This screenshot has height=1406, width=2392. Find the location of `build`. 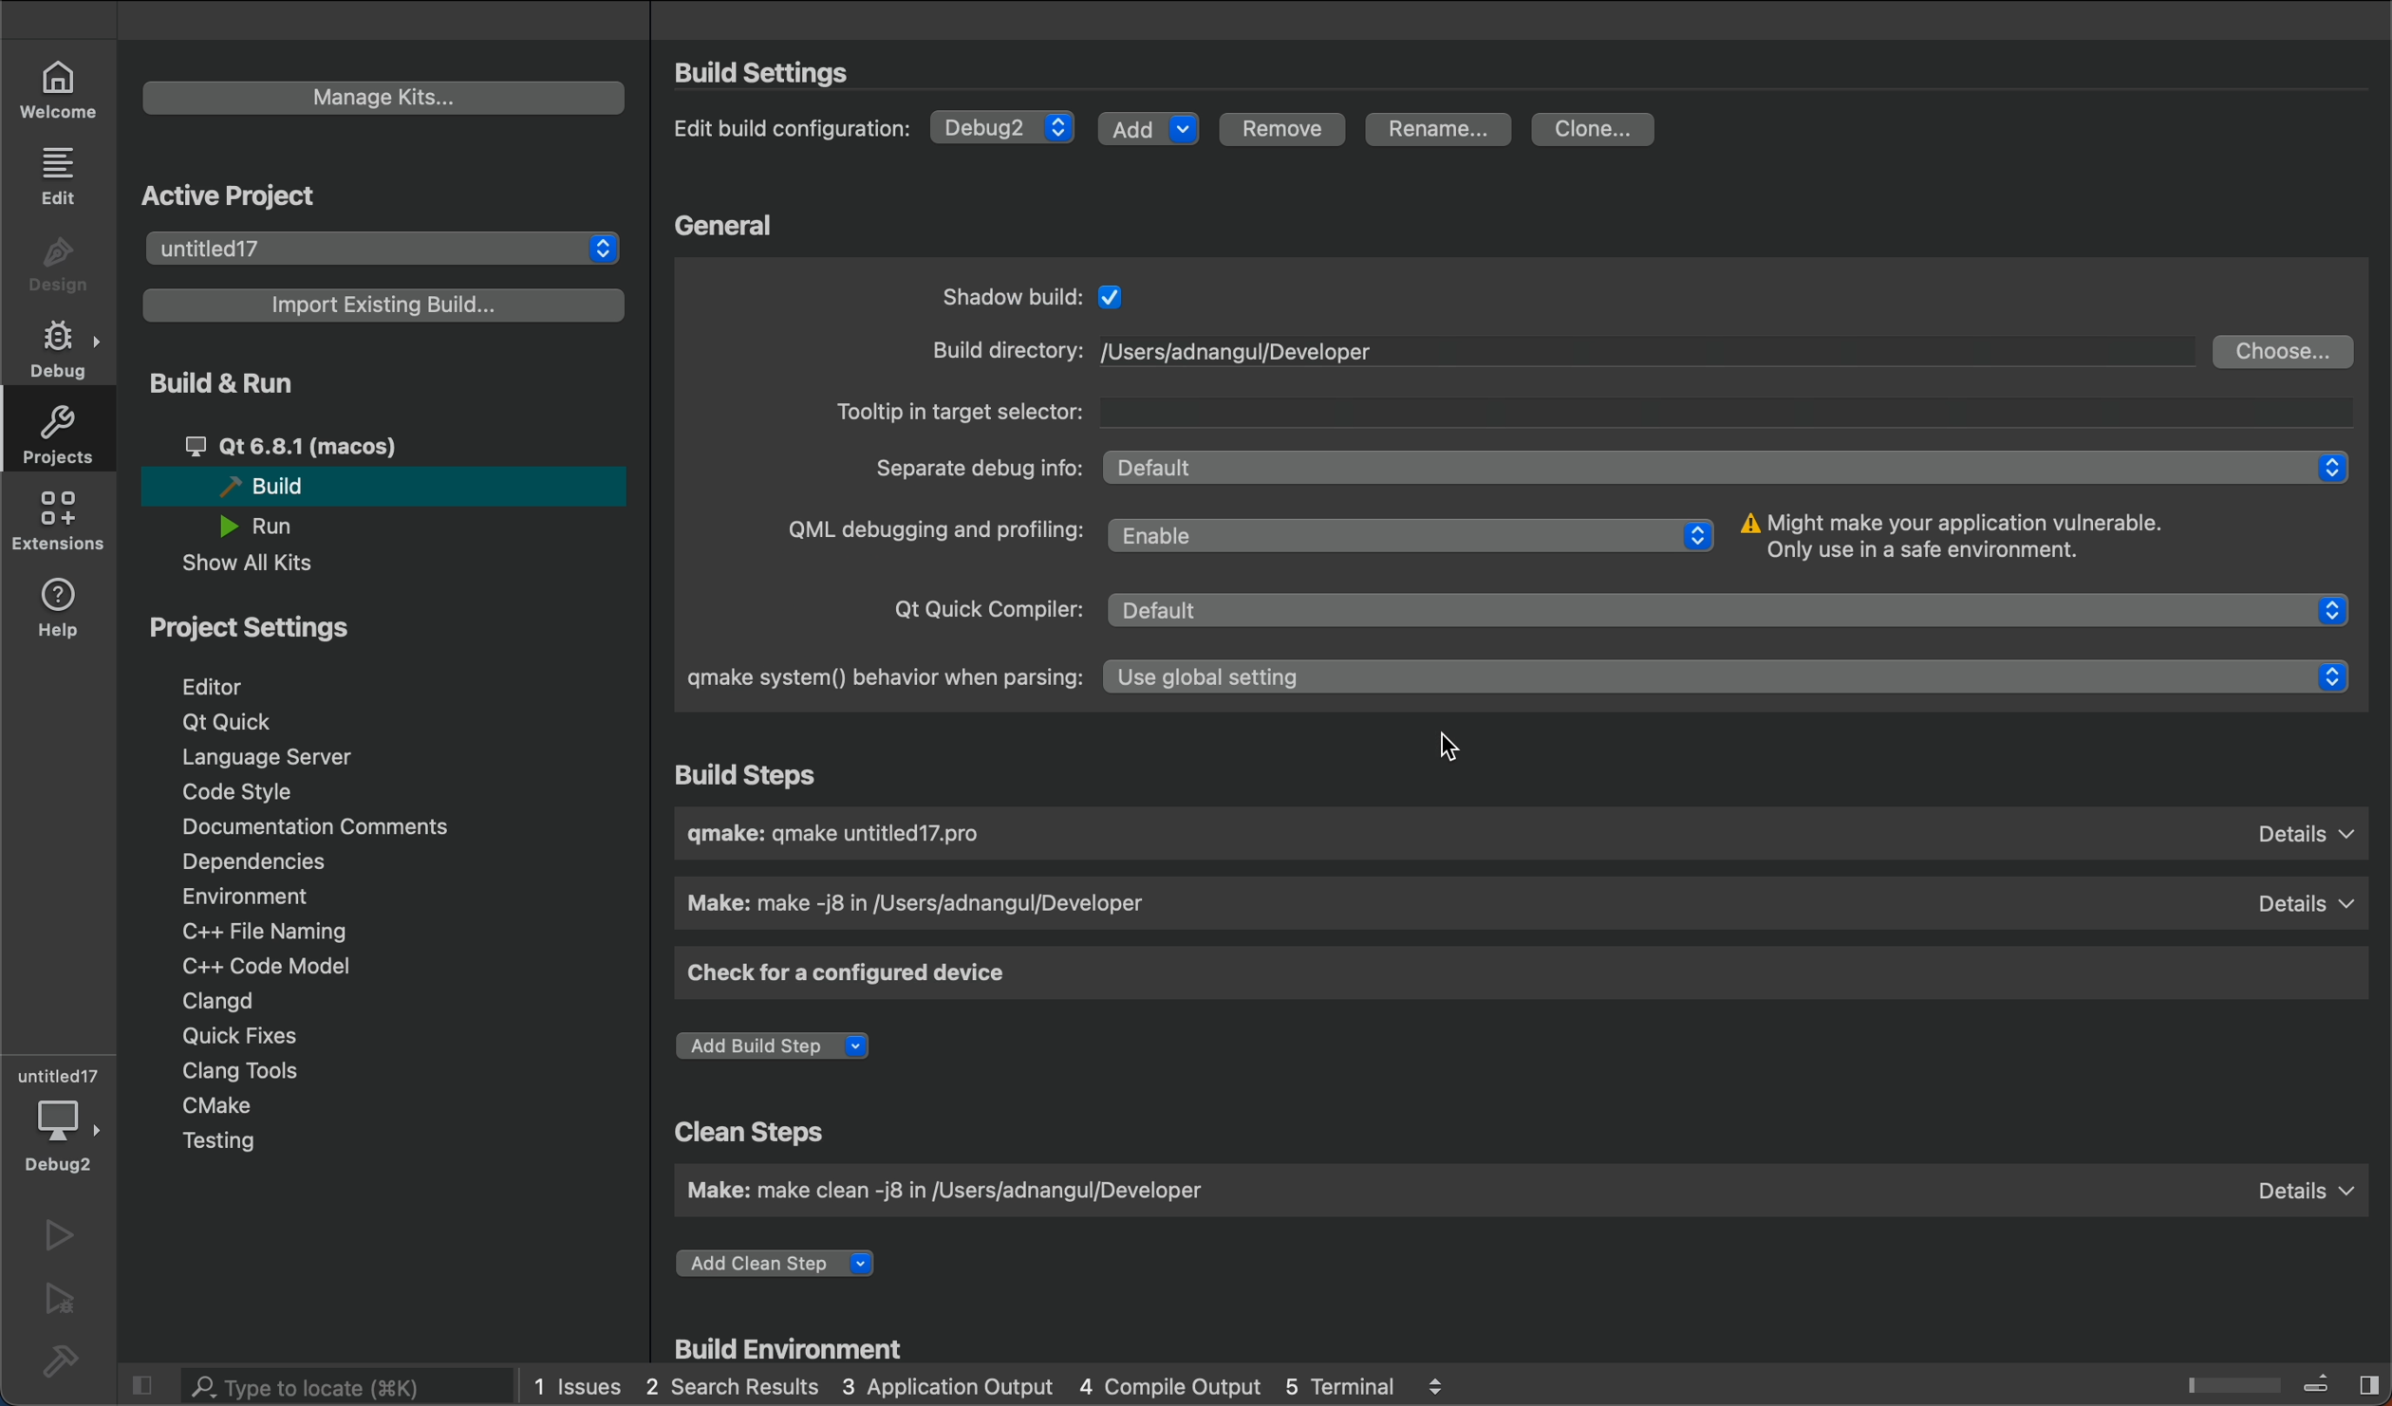

build is located at coordinates (64, 1360).